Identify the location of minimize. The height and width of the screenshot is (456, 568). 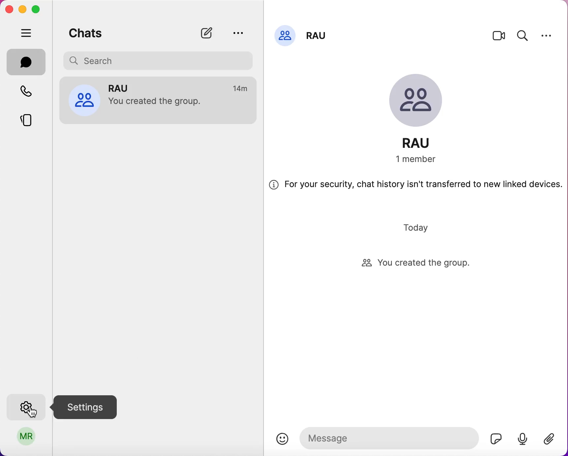
(23, 9).